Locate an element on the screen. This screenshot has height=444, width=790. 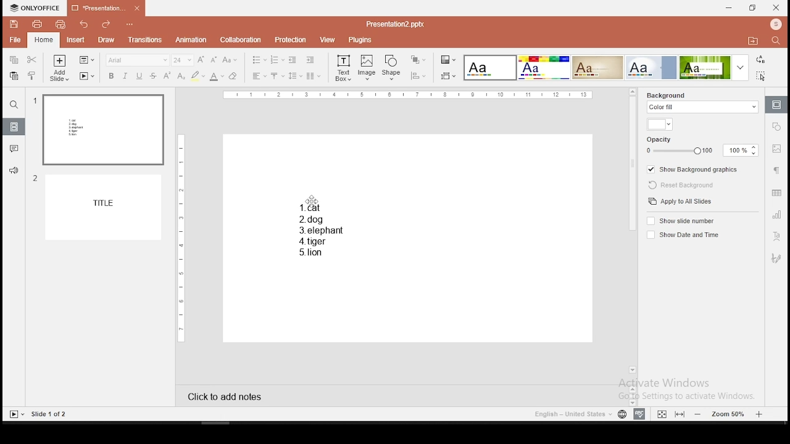
horizontal align is located at coordinates (259, 76).